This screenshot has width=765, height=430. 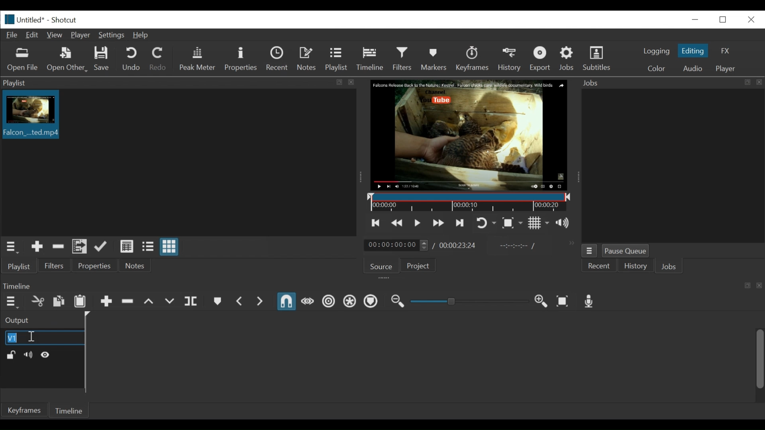 What do you see at coordinates (131, 59) in the screenshot?
I see `Undo` at bounding box center [131, 59].